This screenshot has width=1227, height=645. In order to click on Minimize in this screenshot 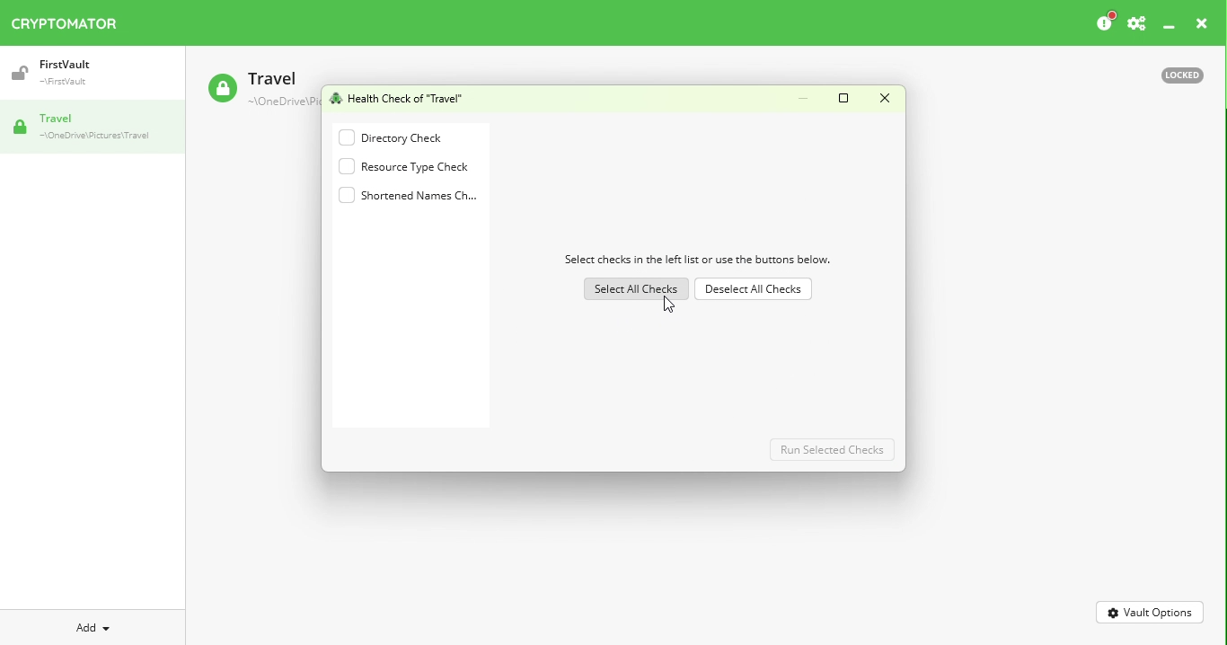, I will do `click(1170, 27)`.